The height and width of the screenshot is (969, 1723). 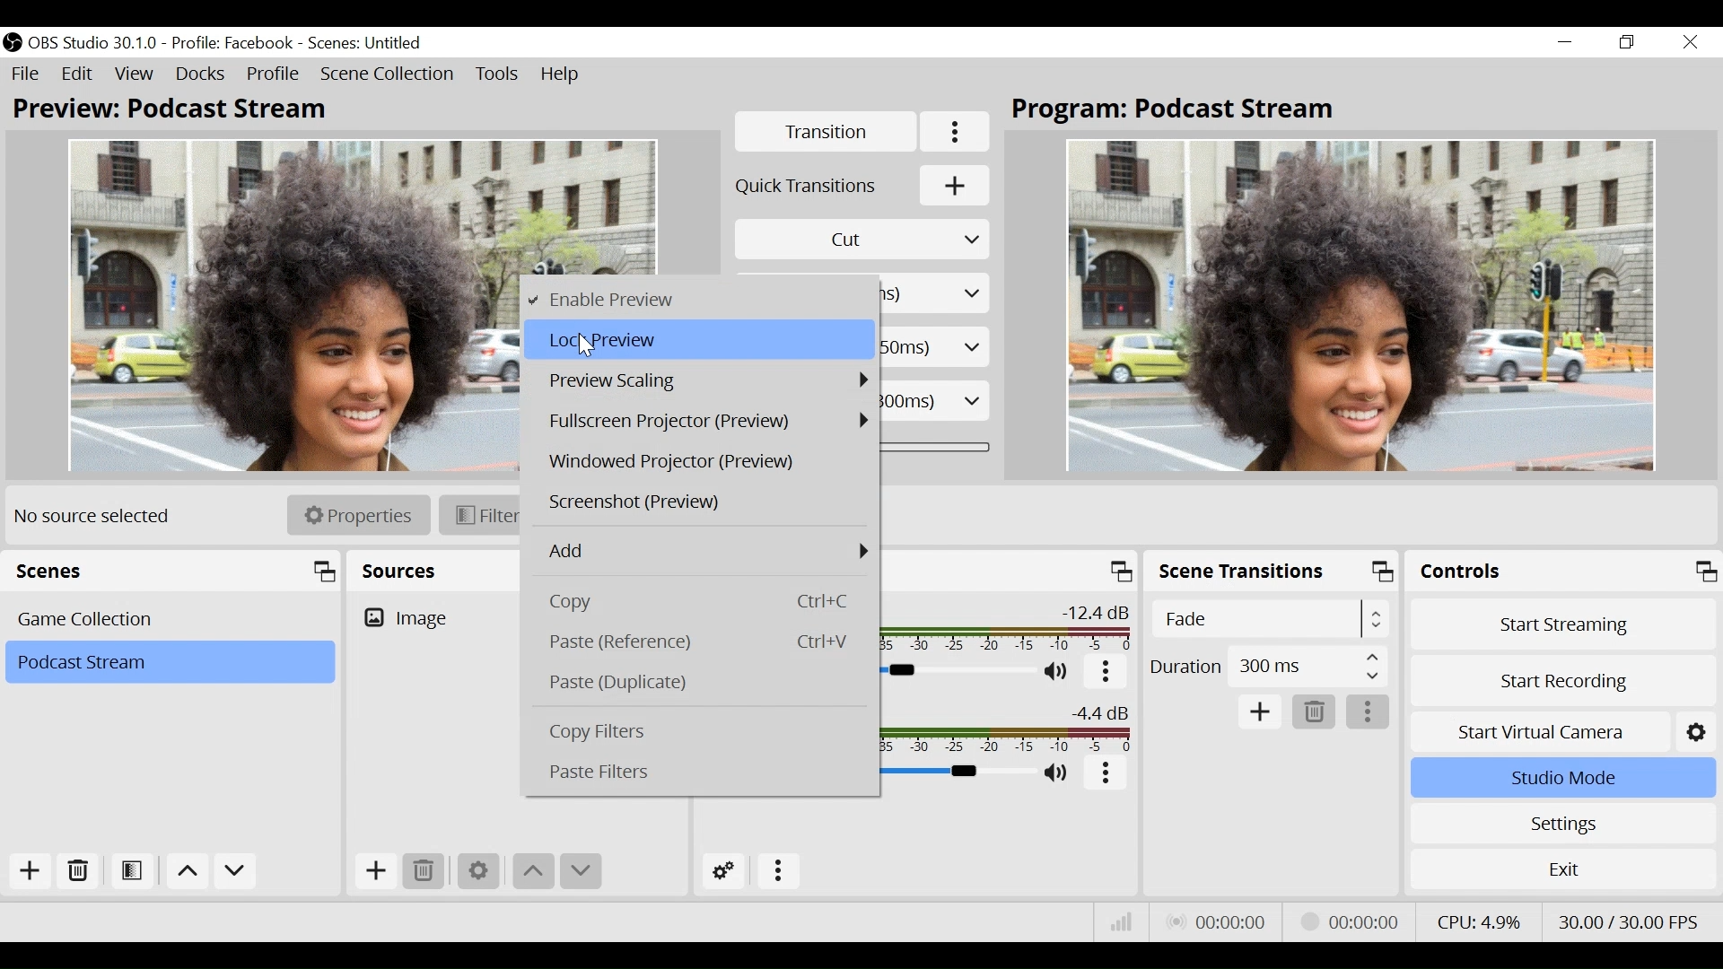 I want to click on Scenes, so click(x=171, y=620).